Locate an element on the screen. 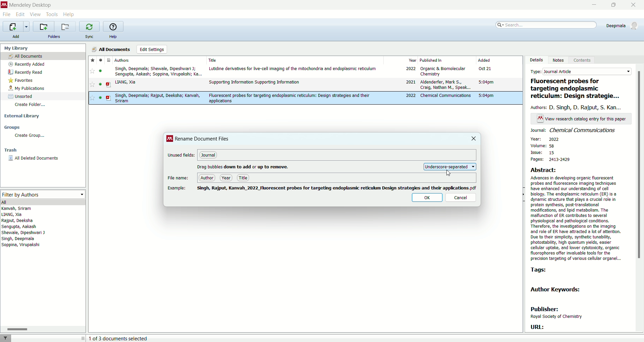  trash is located at coordinates (11, 151).